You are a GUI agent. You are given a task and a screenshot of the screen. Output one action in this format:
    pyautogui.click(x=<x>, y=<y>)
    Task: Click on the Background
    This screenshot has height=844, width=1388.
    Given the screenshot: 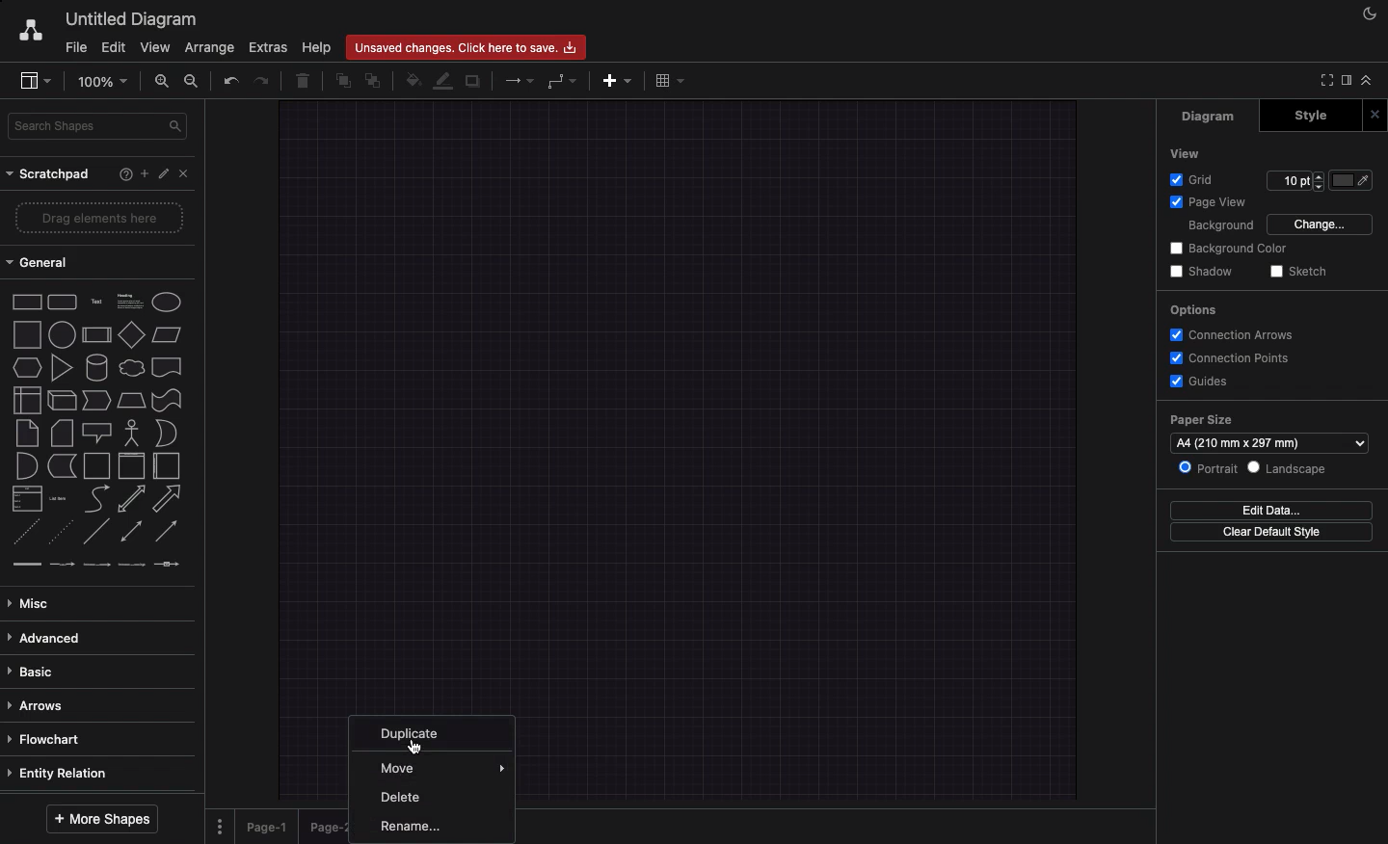 What is the action you would take?
    pyautogui.click(x=1218, y=225)
    